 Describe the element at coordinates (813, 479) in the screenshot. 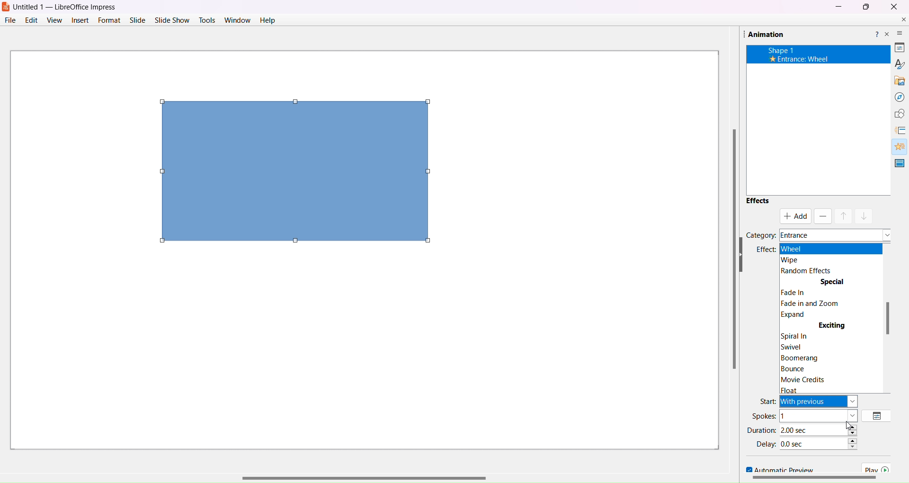

I see `Scroll Bar` at that location.